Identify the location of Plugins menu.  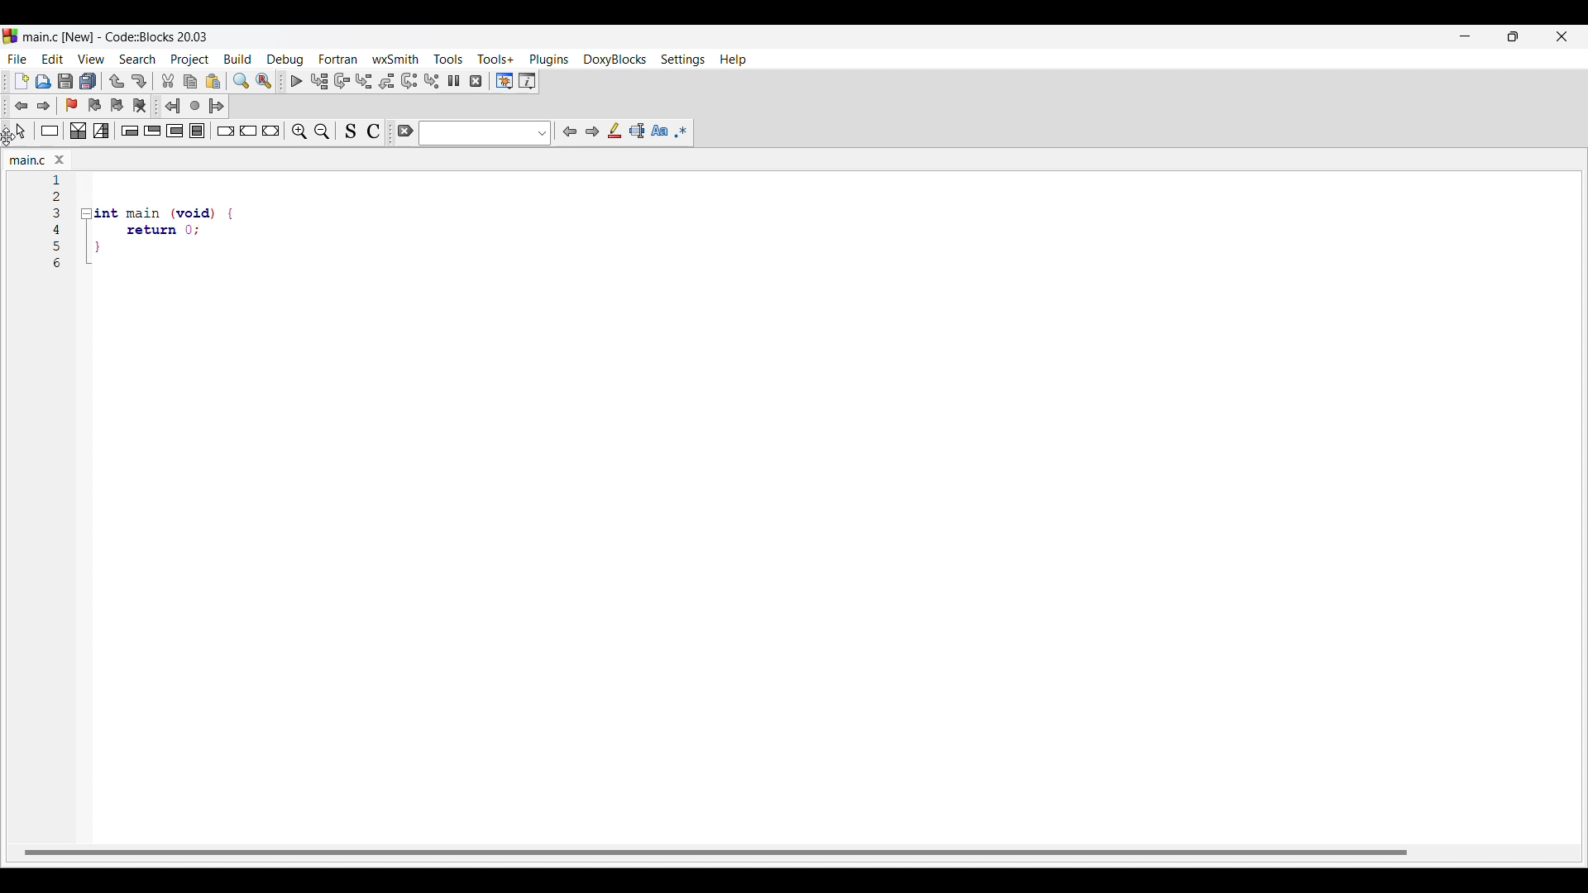
(548, 60).